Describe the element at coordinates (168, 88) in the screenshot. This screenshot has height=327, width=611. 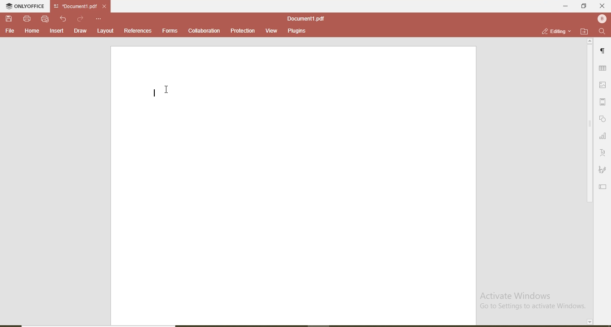
I see `cursor` at that location.